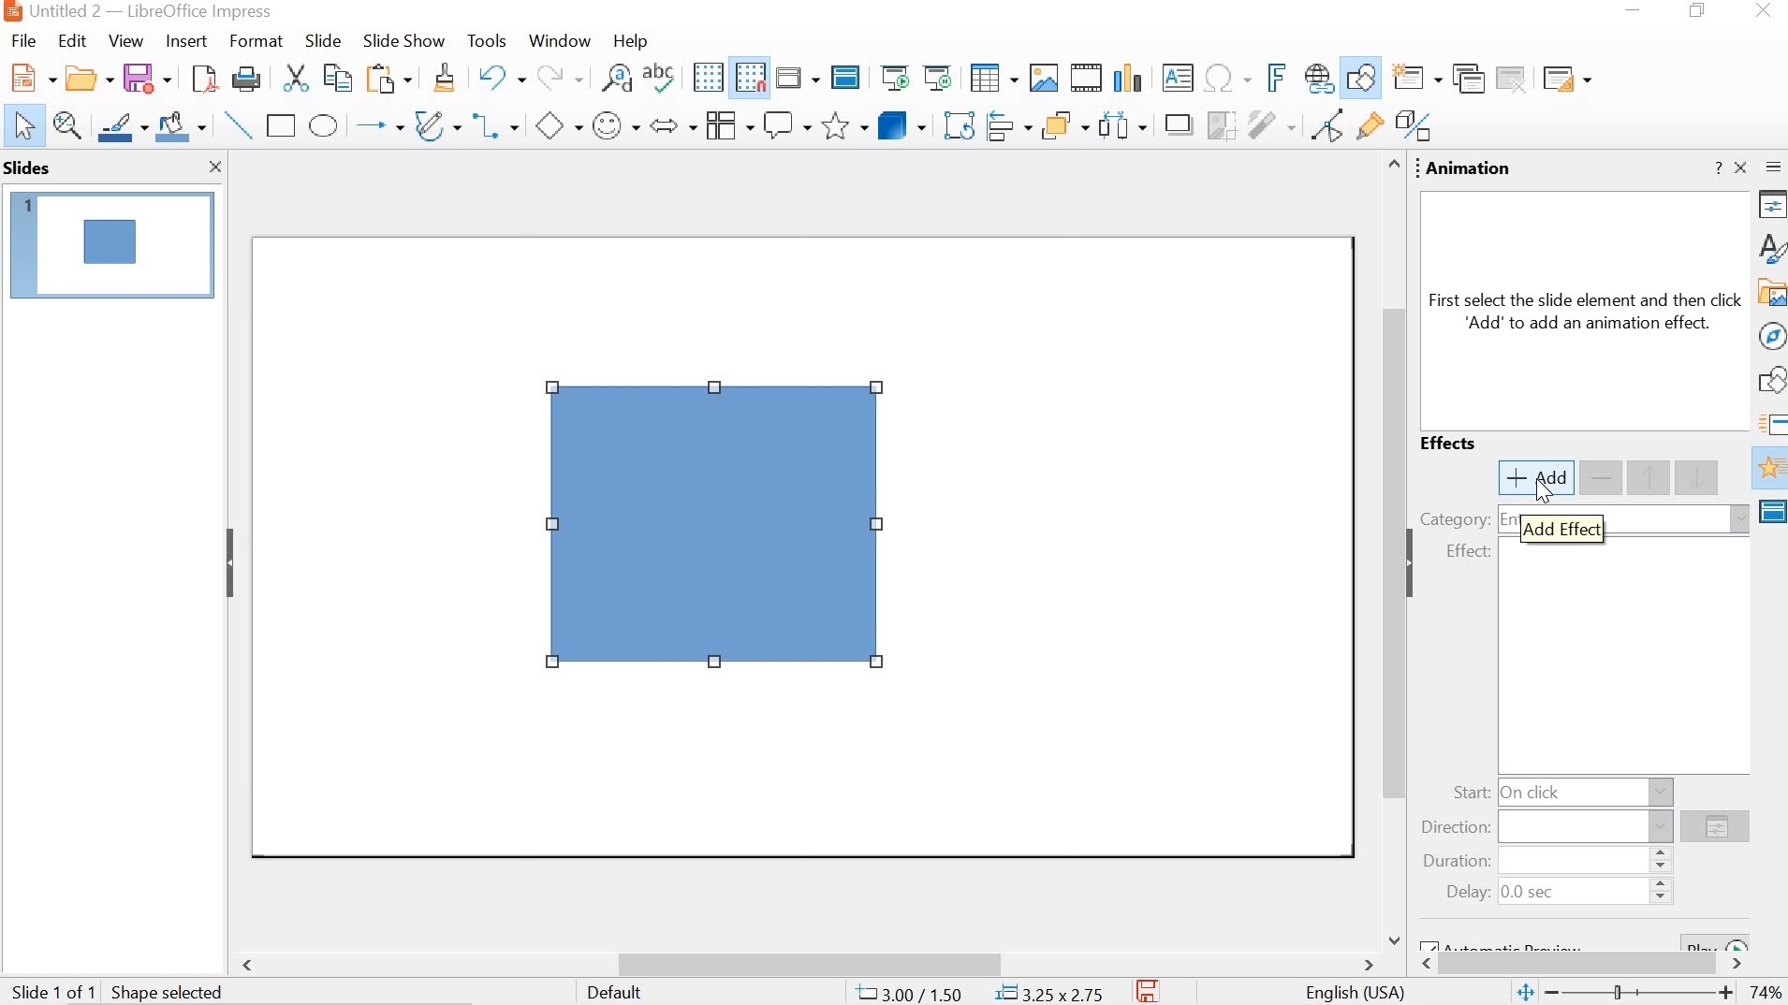 The image size is (1788, 1005). I want to click on close, so click(1768, 9).